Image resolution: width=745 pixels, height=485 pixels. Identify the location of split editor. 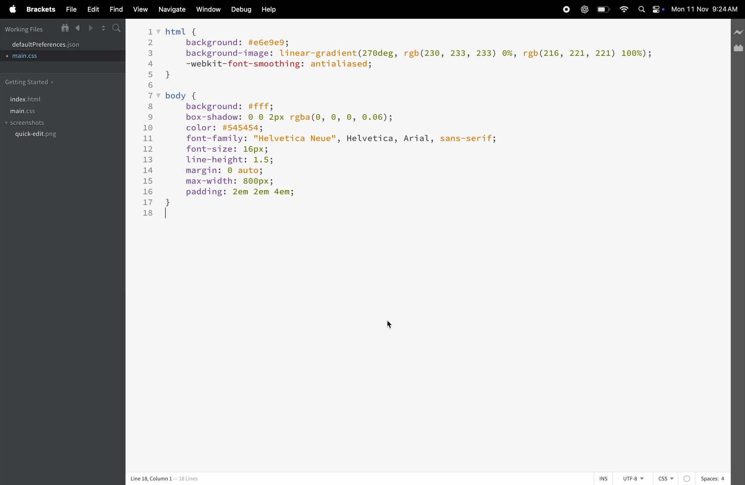
(104, 29).